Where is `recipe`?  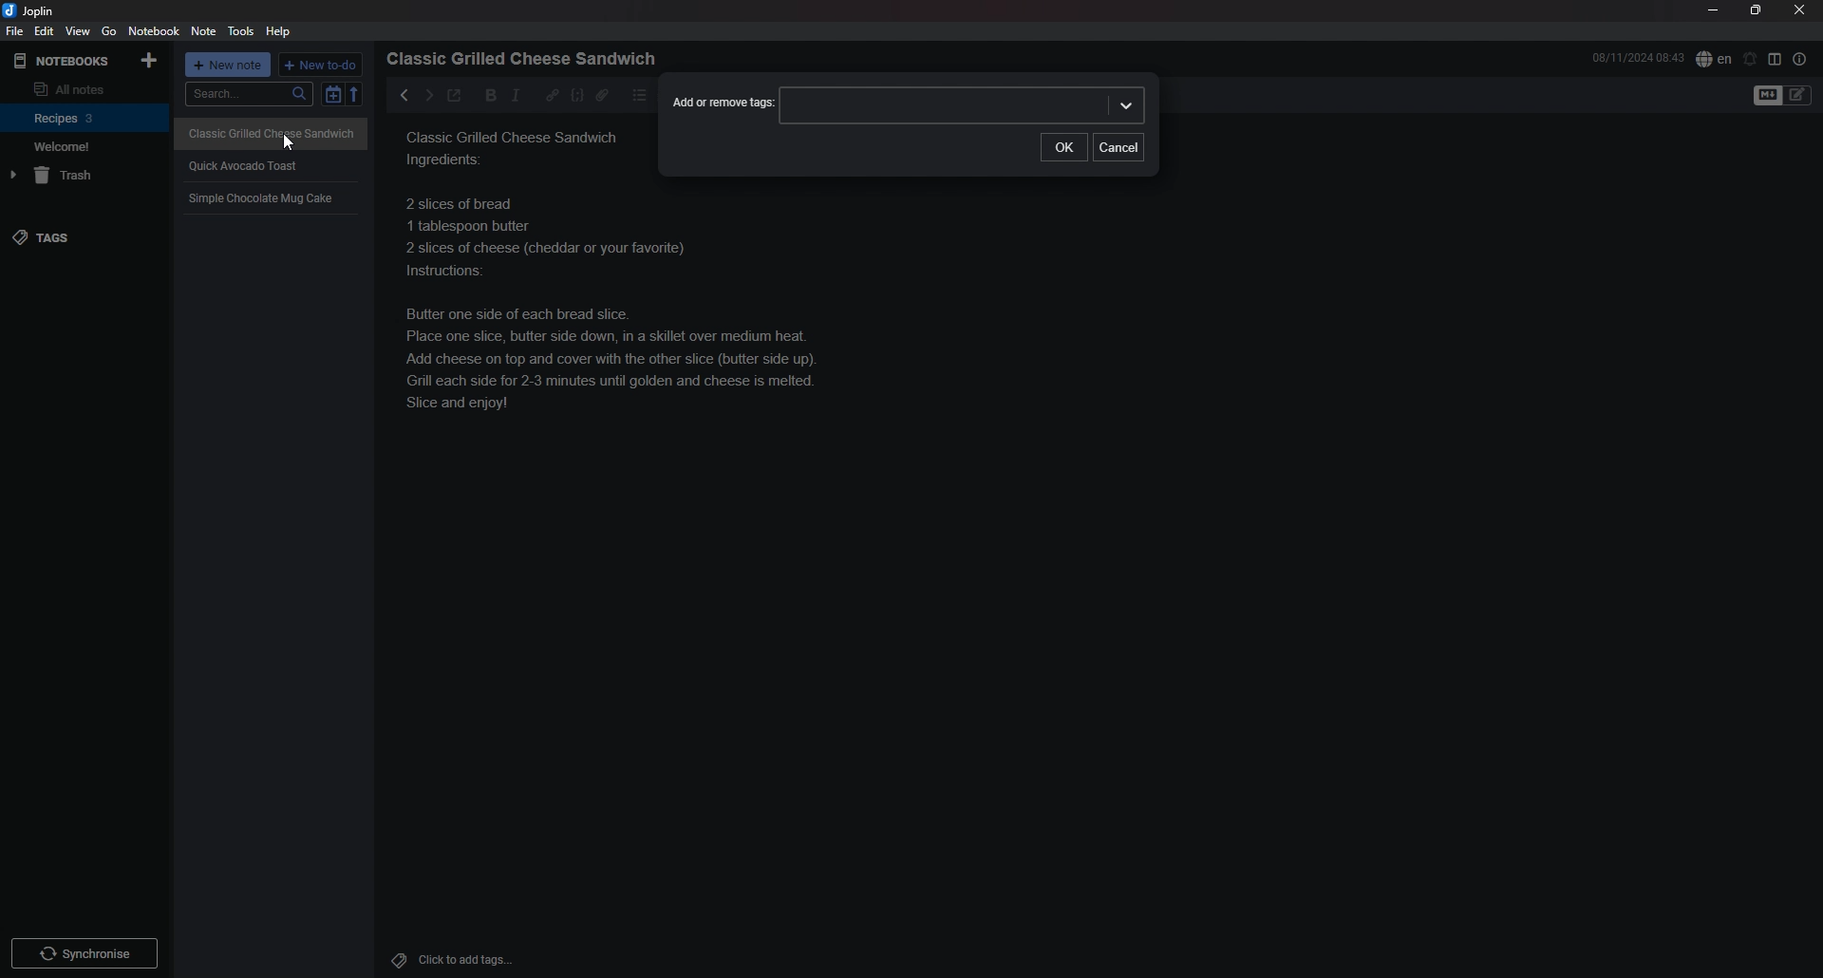 recipe is located at coordinates (517, 153).